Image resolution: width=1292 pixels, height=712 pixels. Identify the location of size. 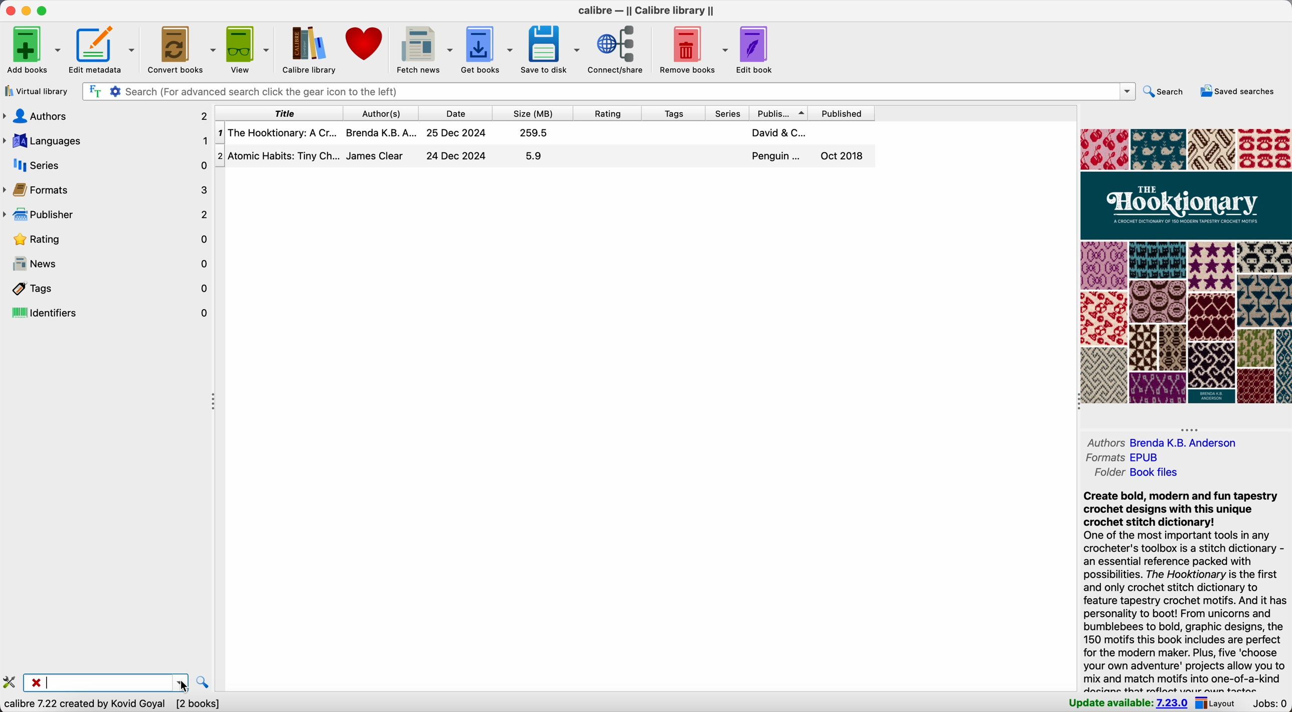
(535, 113).